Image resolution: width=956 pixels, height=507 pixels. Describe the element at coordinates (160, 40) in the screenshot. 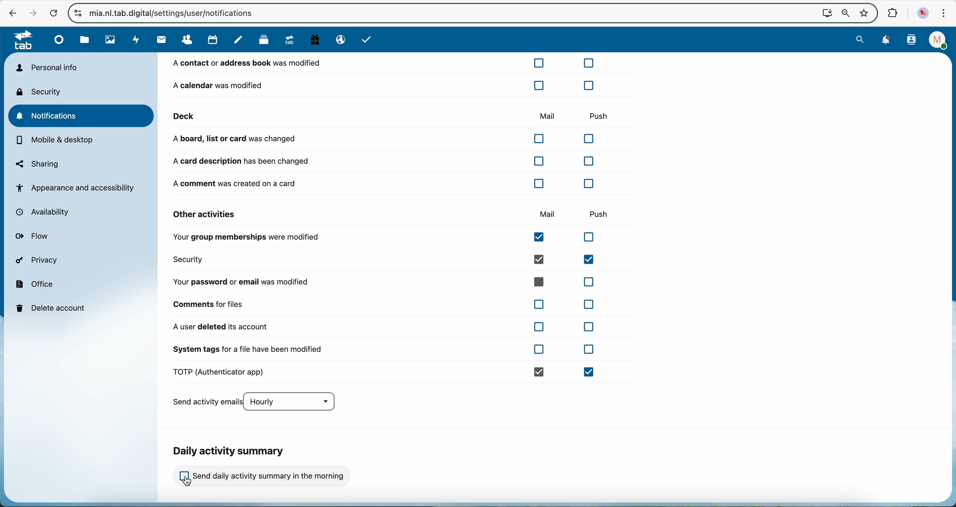

I see `mail` at that location.